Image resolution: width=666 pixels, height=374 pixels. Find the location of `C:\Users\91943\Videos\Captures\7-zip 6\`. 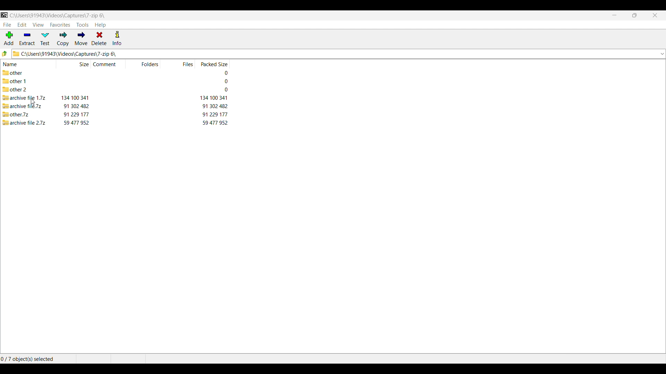

C:\Users\91943\Videos\Captures\7-zip 6\ is located at coordinates (54, 15).